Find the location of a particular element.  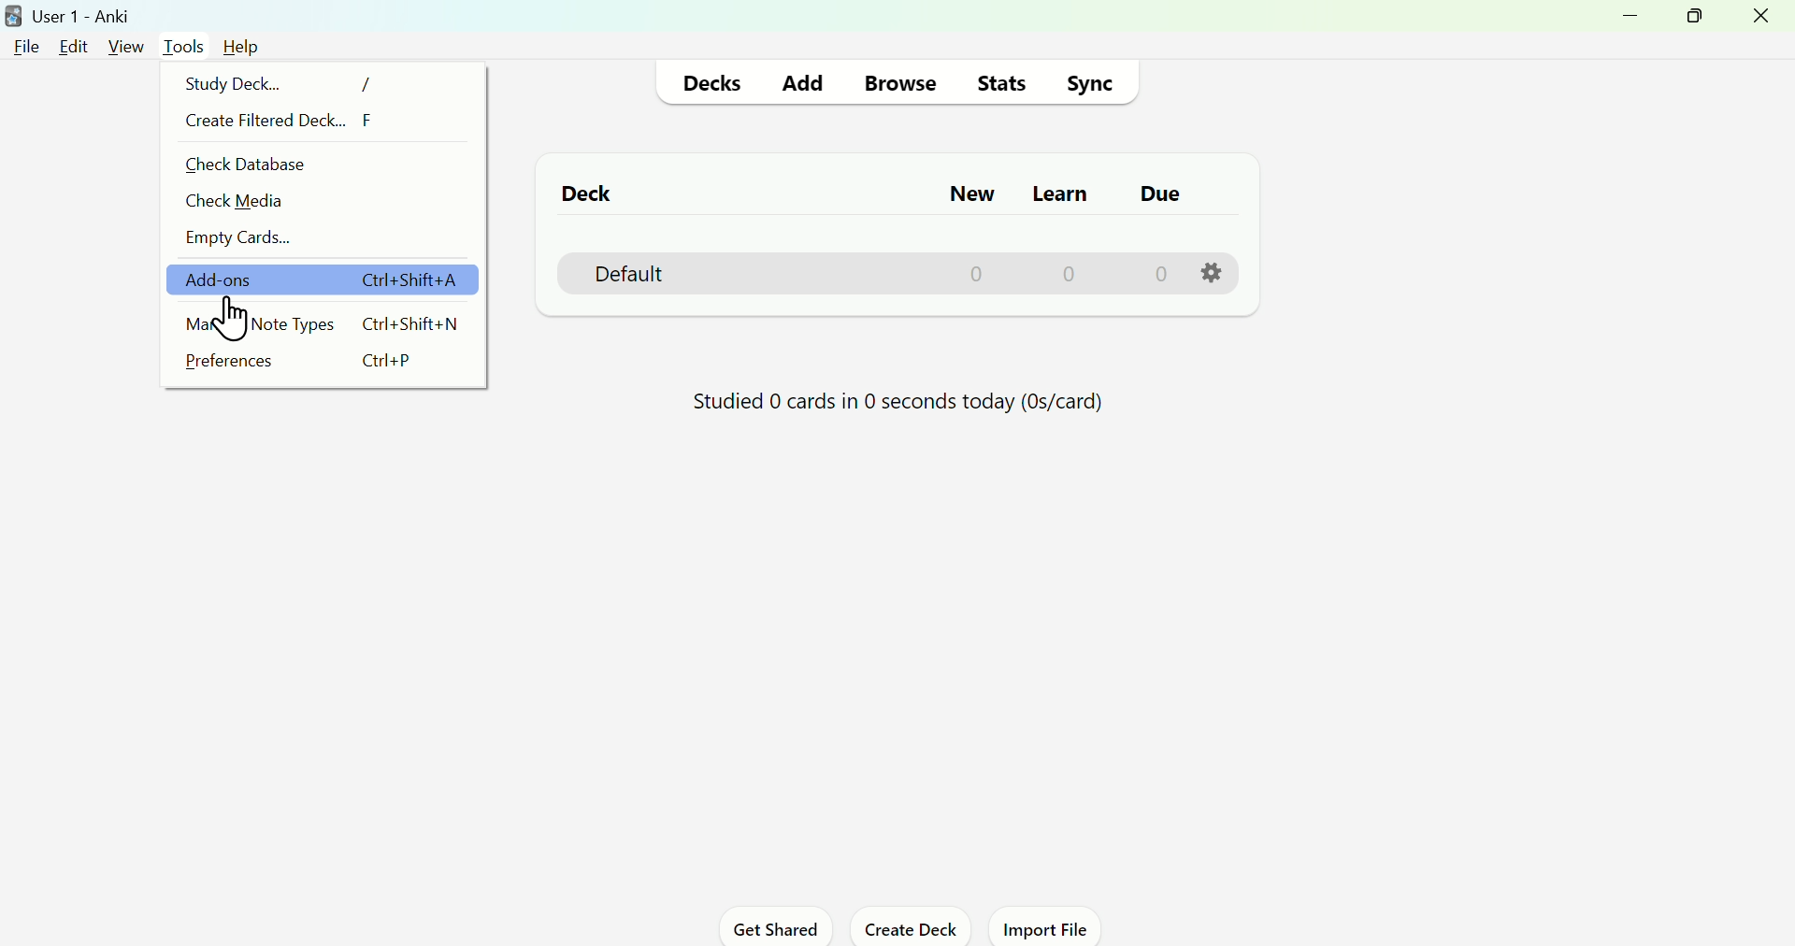

Add is located at coordinates (807, 82).